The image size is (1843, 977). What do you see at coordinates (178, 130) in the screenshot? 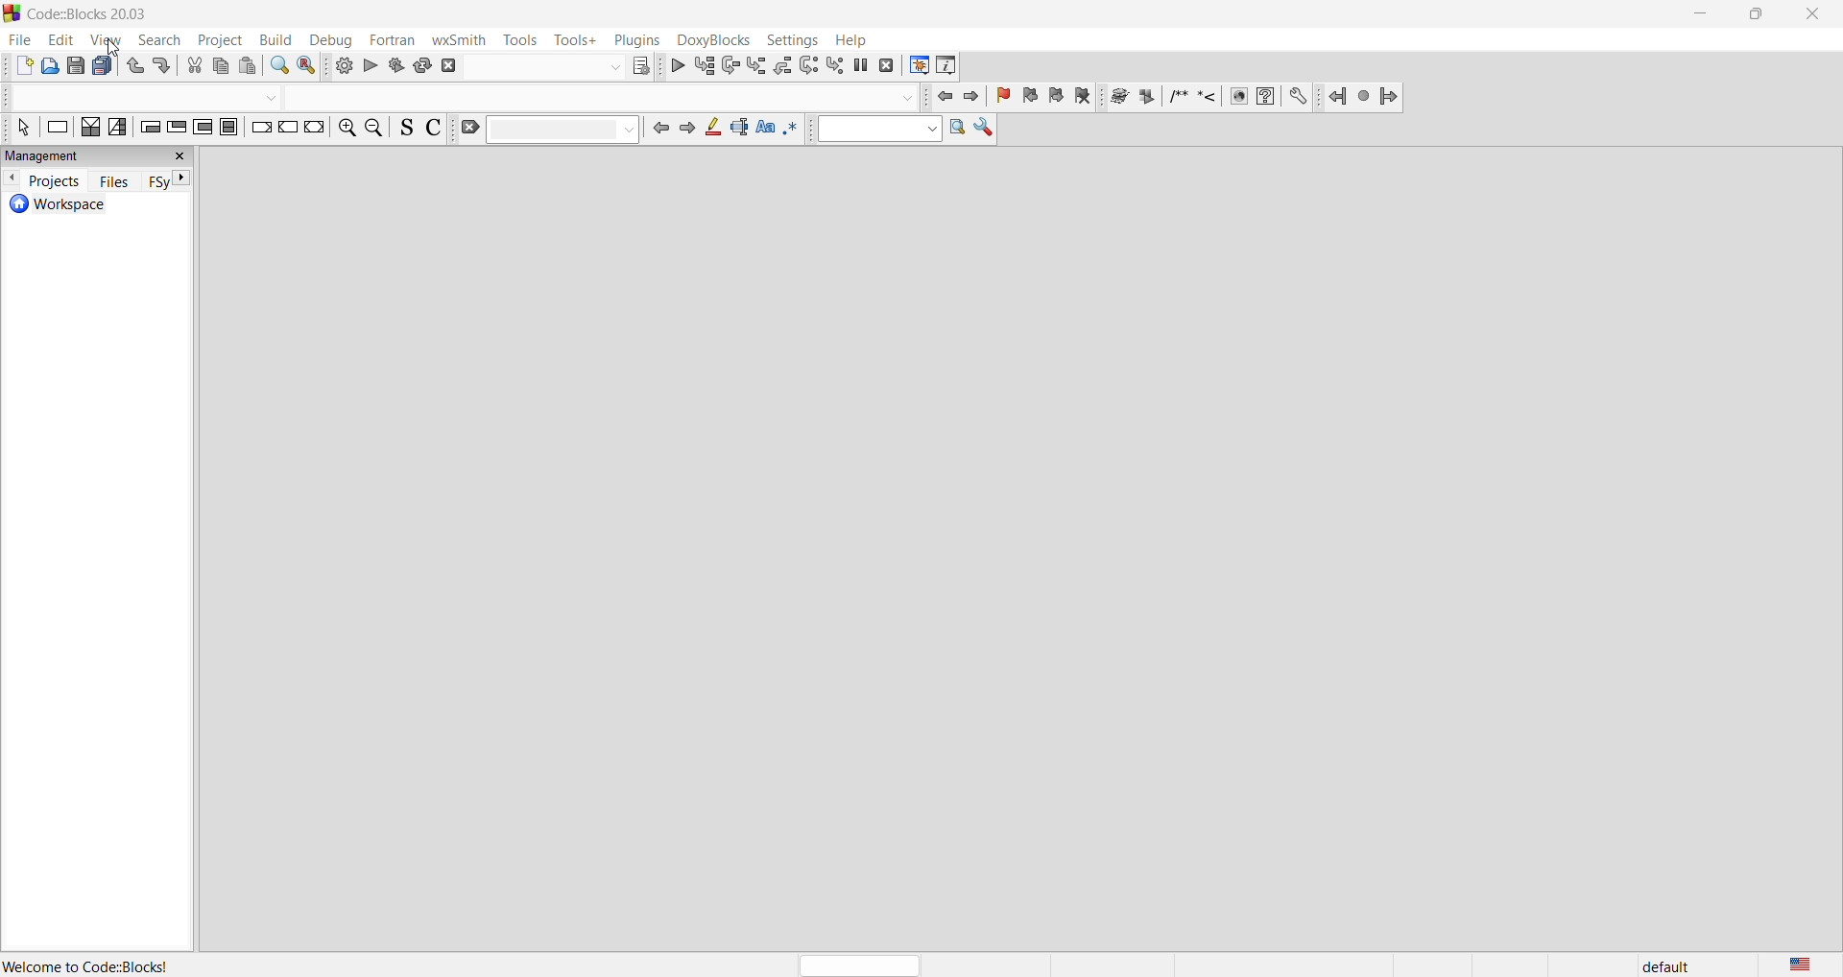
I see `exist conditional loop` at bounding box center [178, 130].